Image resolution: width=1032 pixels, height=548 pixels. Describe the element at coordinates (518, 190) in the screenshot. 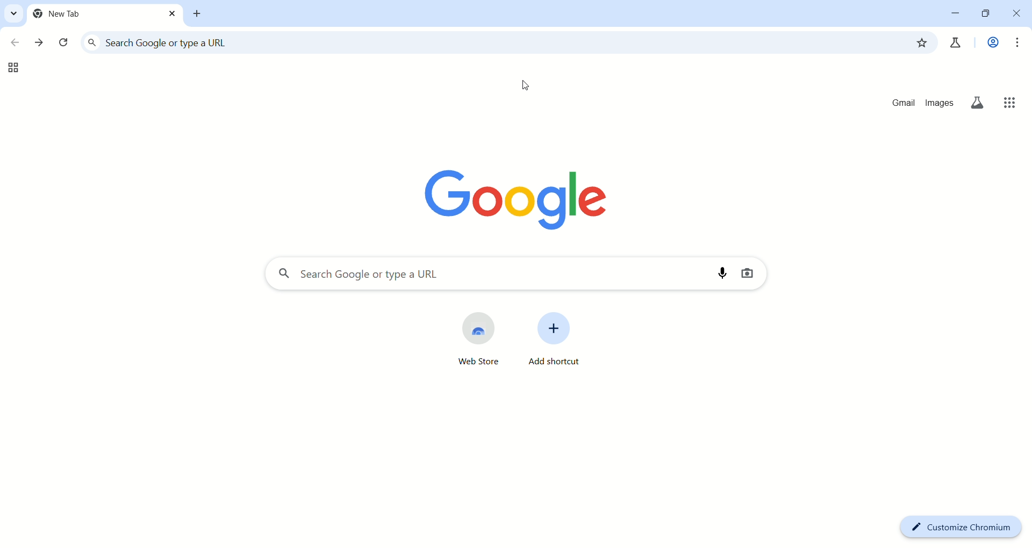

I see `google` at that location.